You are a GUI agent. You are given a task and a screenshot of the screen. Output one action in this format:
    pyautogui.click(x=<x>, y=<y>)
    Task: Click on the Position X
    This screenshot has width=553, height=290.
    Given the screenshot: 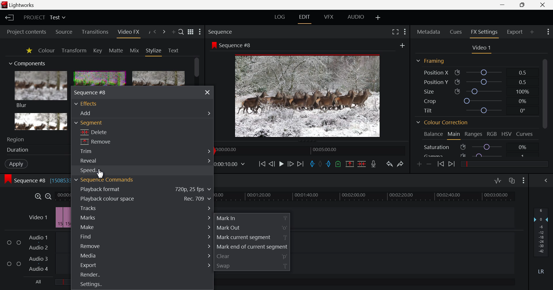 What is the action you would take?
    pyautogui.click(x=476, y=72)
    